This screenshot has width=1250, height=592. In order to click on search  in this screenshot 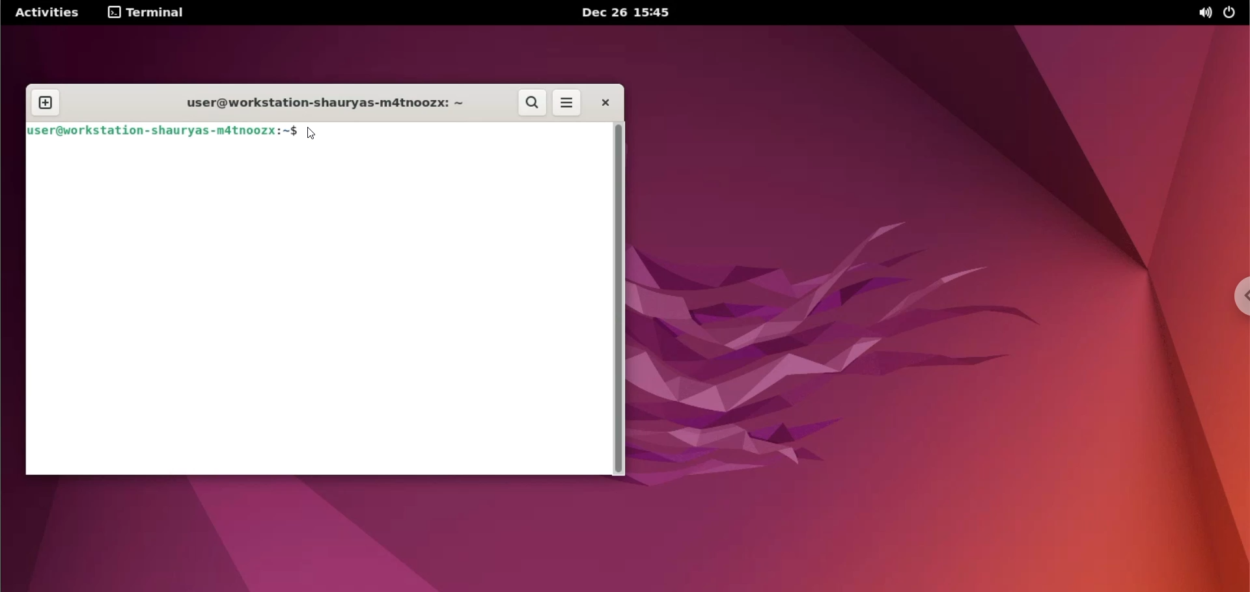, I will do `click(530, 103)`.